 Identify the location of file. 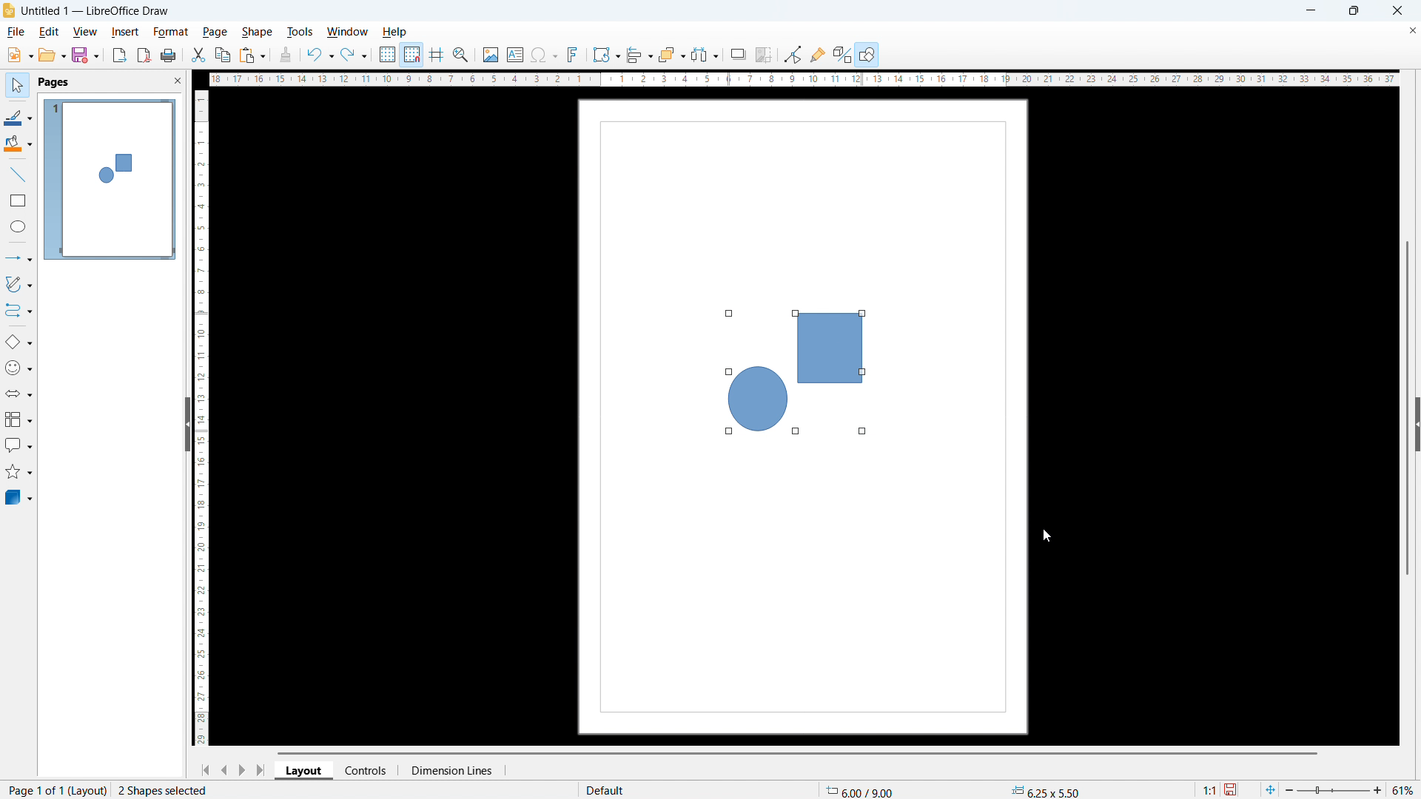
(17, 33).